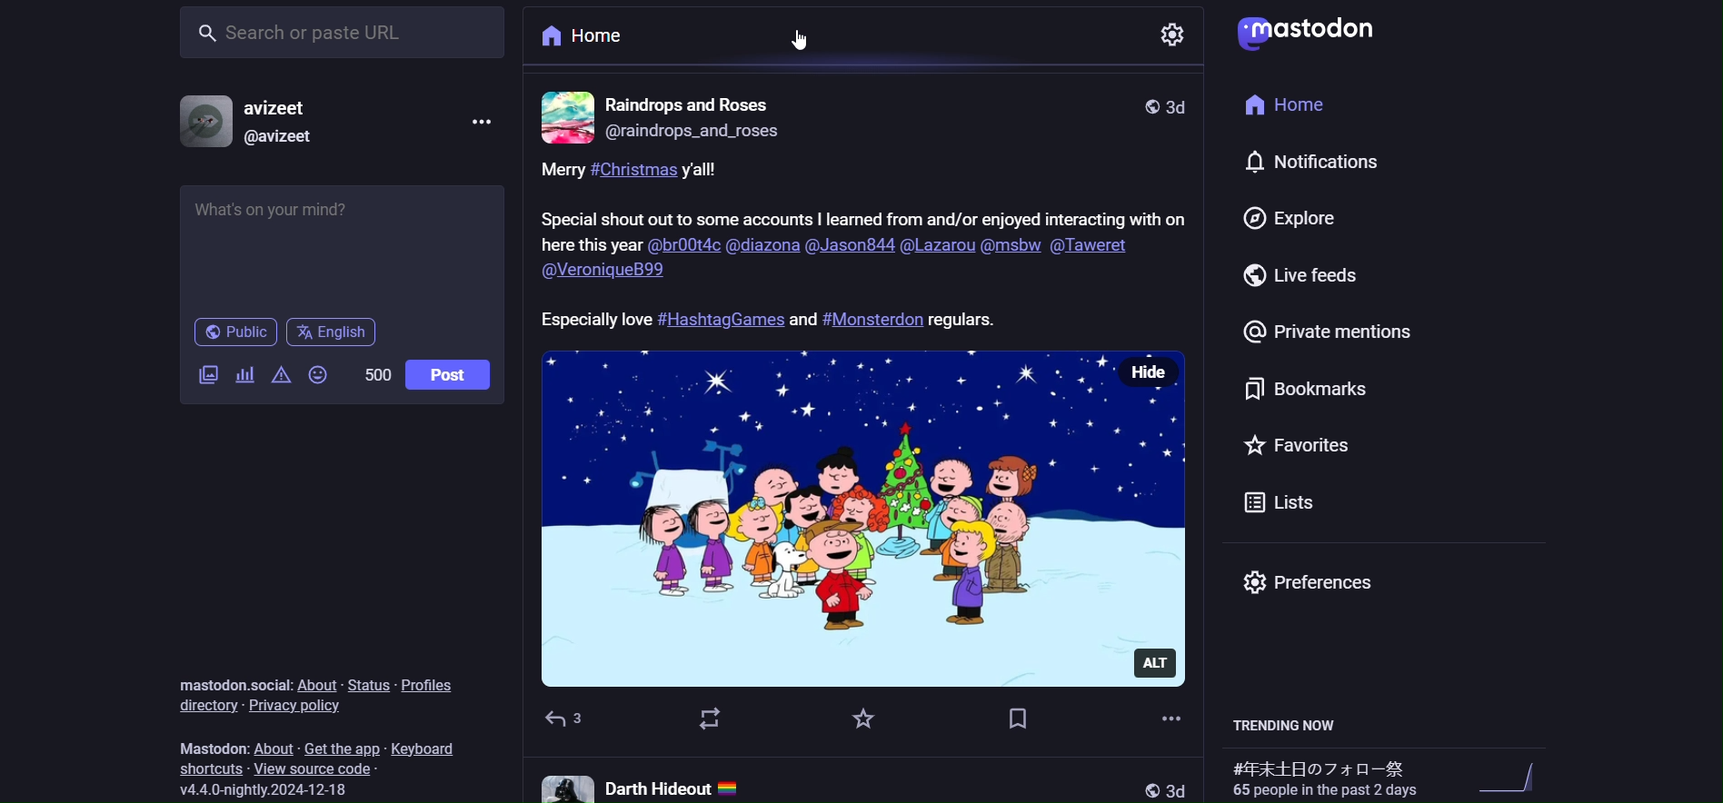 The image size is (1723, 803). Describe the element at coordinates (204, 706) in the screenshot. I see `directory` at that location.